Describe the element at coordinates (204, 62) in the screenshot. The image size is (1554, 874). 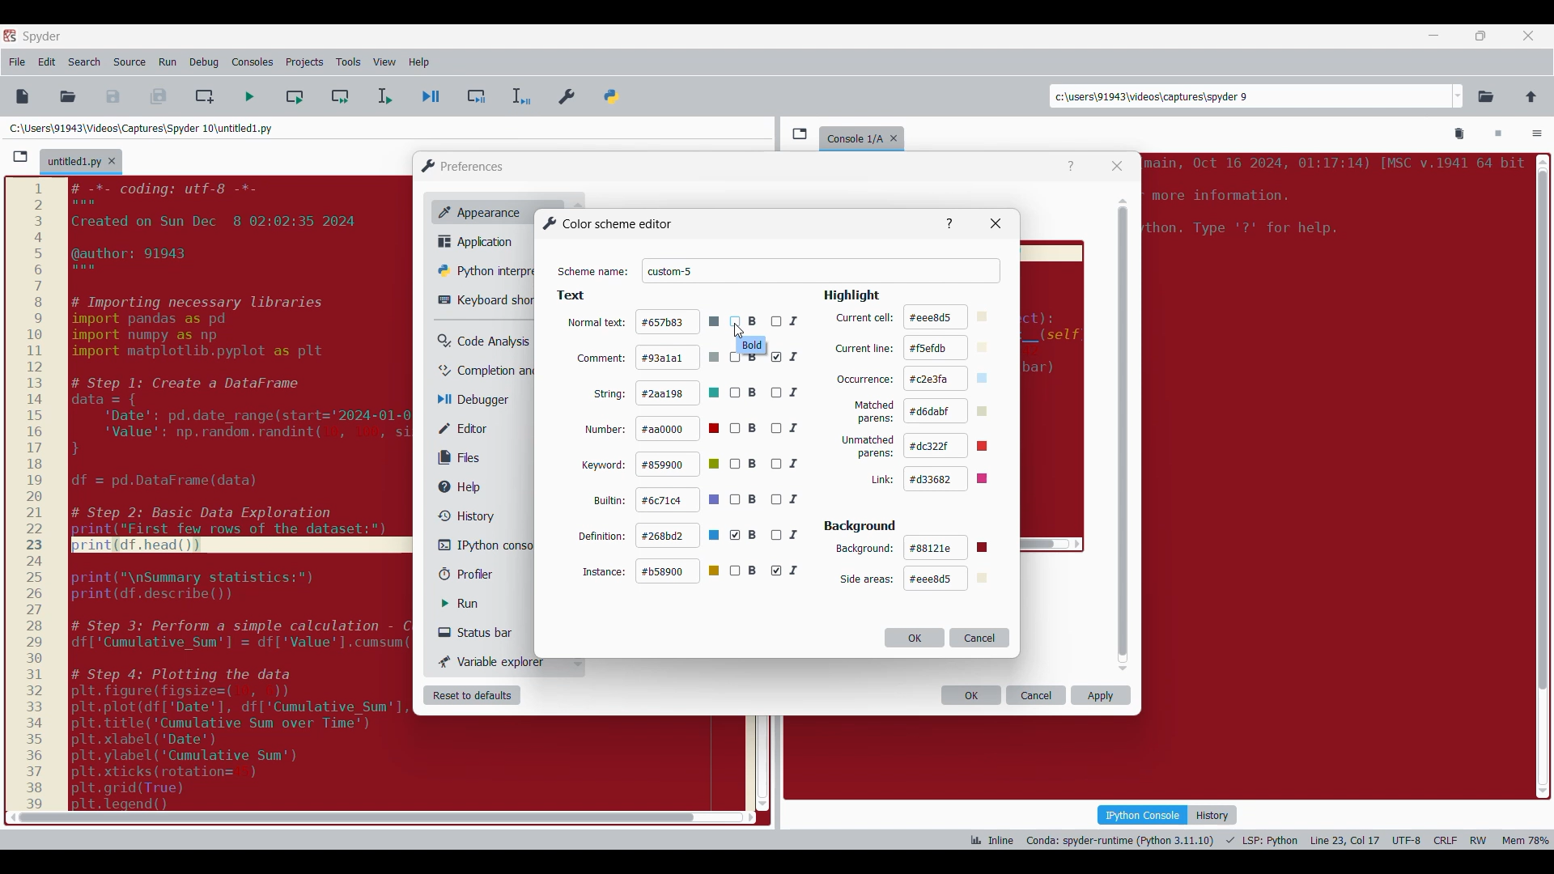
I see `Debug menu` at that location.